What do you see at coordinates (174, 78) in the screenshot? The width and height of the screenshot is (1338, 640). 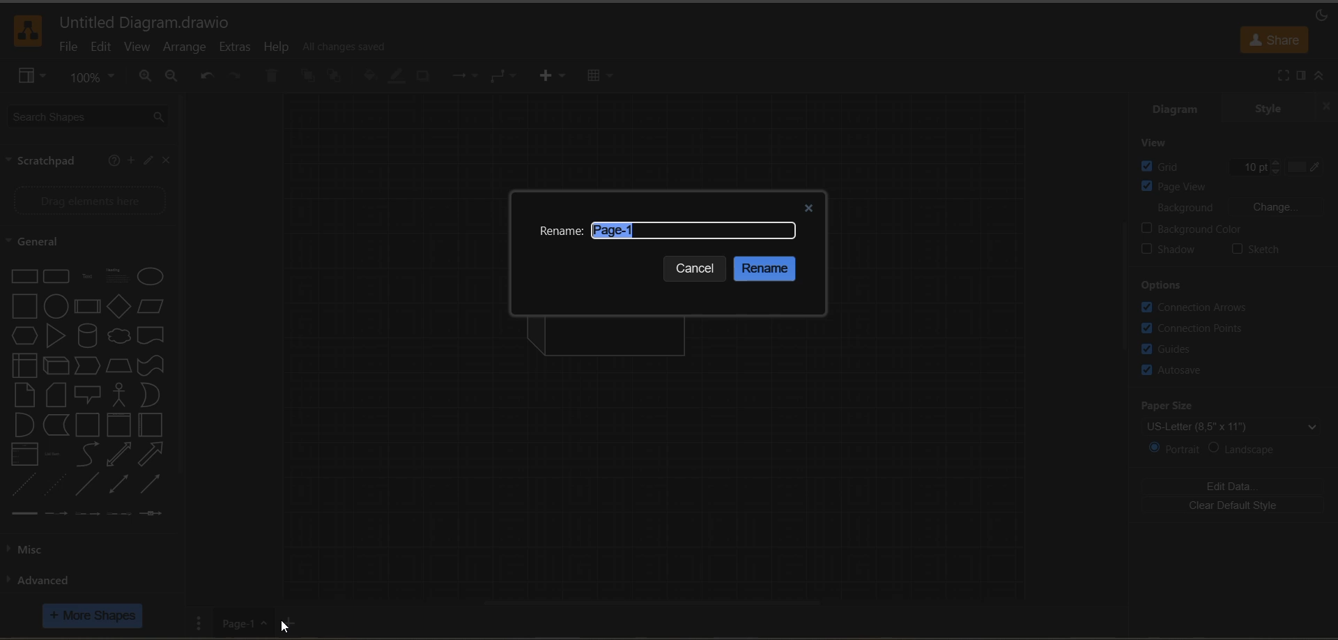 I see `zoom out` at bounding box center [174, 78].